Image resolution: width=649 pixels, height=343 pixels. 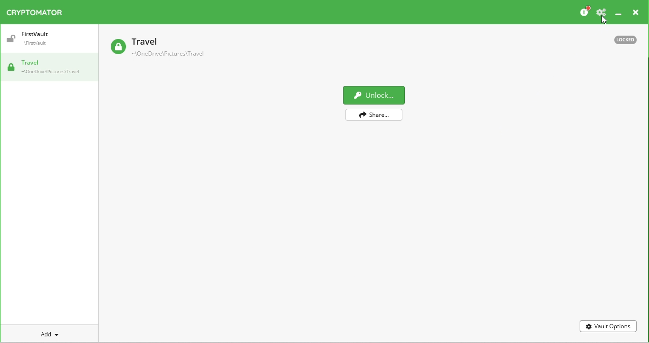 What do you see at coordinates (618, 14) in the screenshot?
I see `Minimize` at bounding box center [618, 14].